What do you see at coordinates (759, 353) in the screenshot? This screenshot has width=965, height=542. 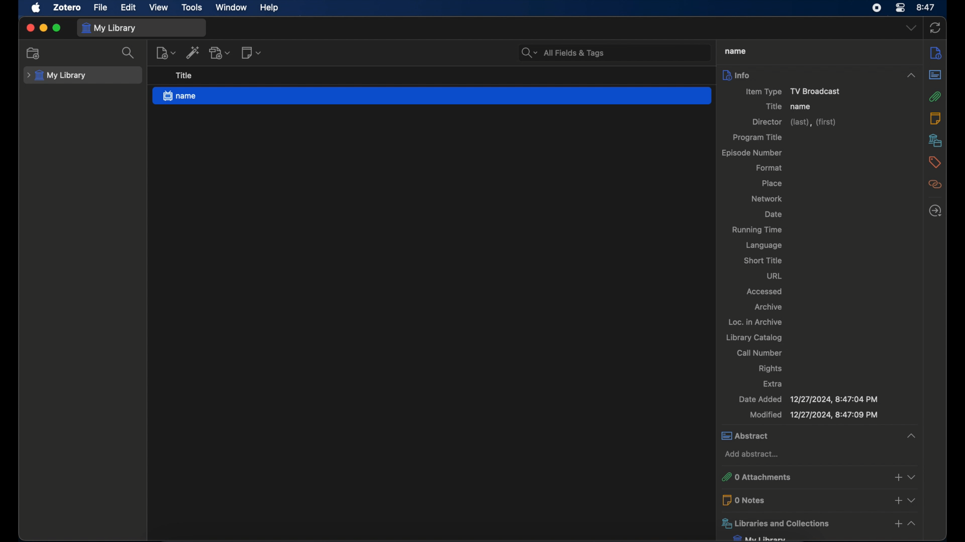 I see `call number` at bounding box center [759, 353].